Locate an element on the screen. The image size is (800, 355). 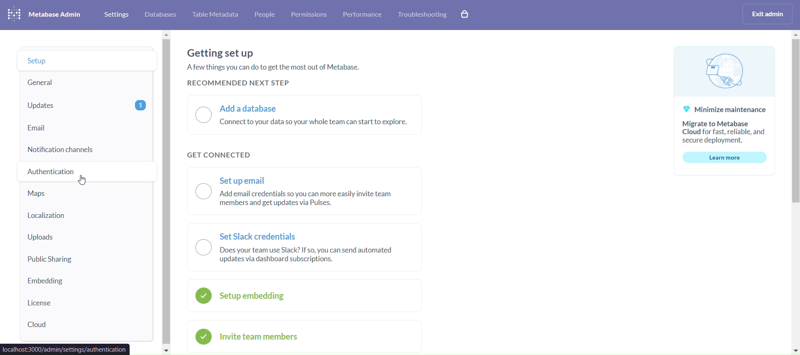
vertical scroll bar is located at coordinates (795, 192).